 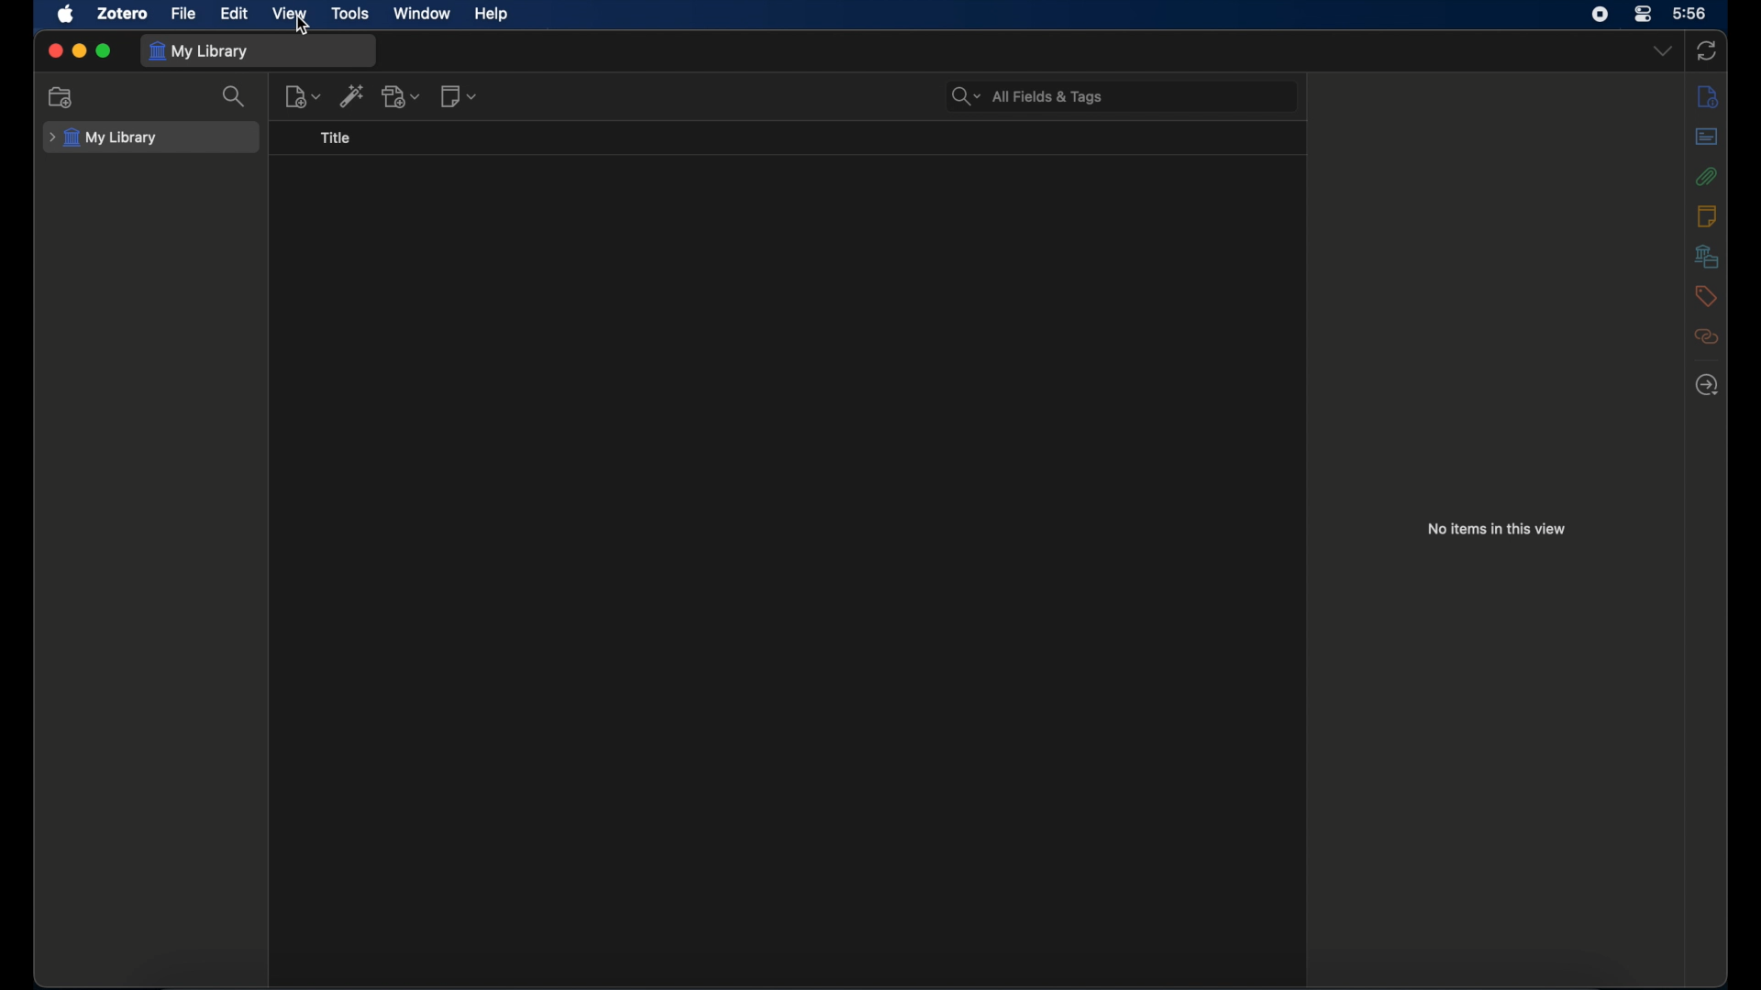 What do you see at coordinates (1496, 528) in the screenshot?
I see `no item in this view` at bounding box center [1496, 528].